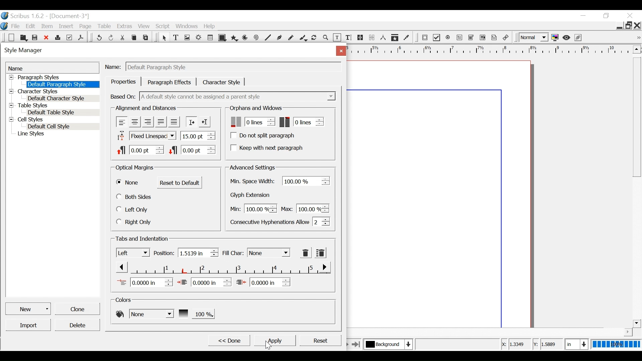  I want to click on Alignment and Distances, so click(146, 108).